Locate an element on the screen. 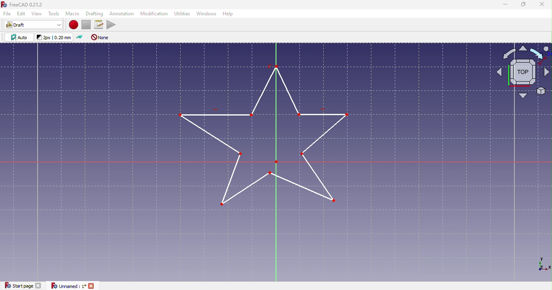 The image size is (552, 290). Edit is located at coordinates (22, 14).